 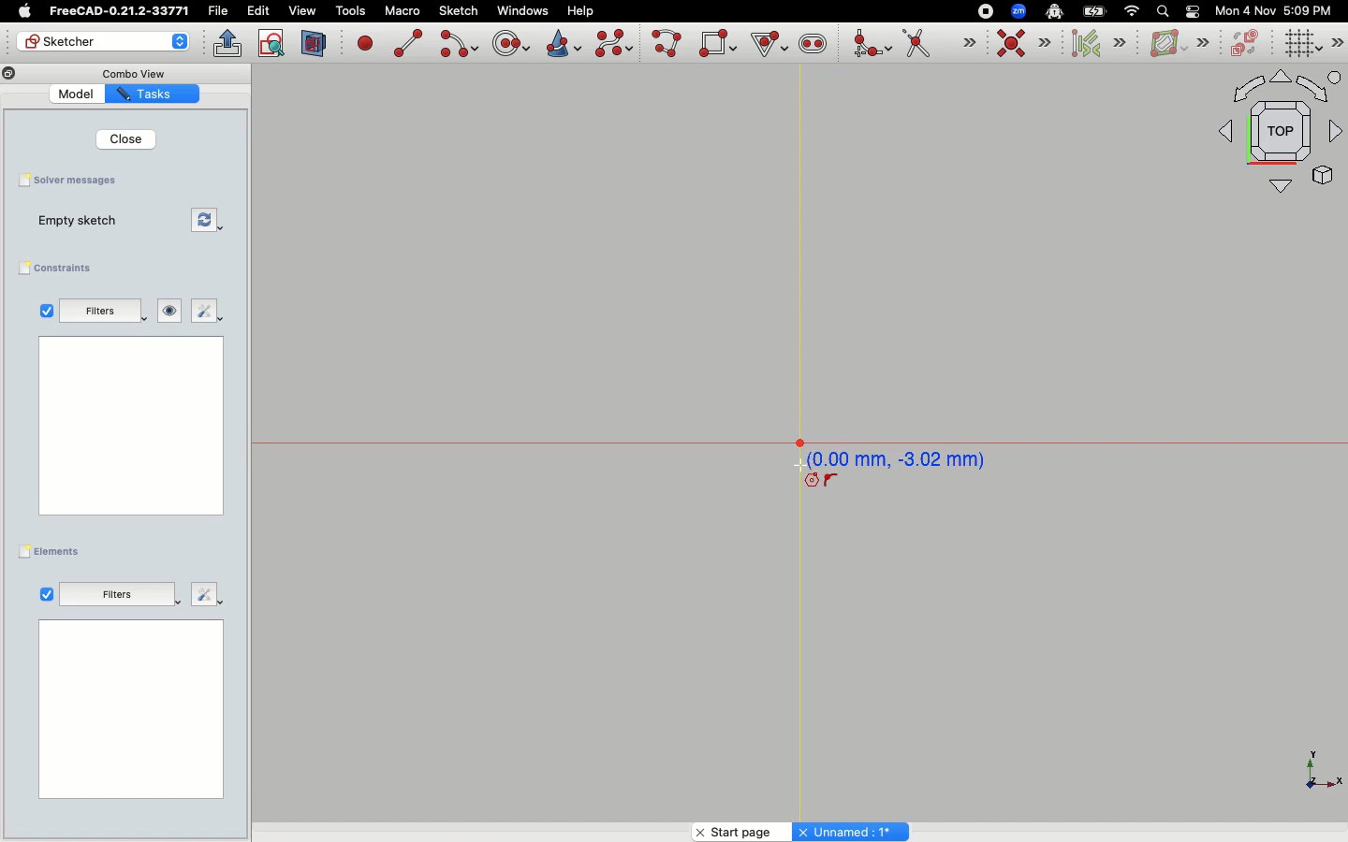 I want to click on Blank page, so click(x=130, y=425).